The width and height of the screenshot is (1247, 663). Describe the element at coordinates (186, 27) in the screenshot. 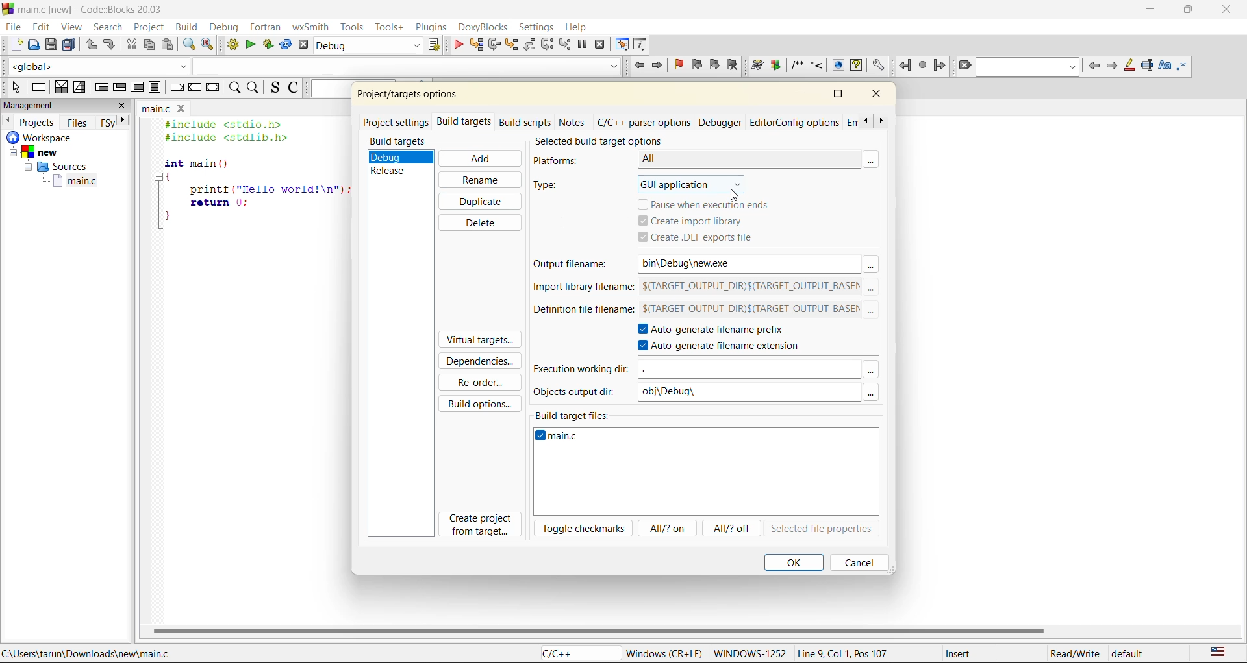

I see `build` at that location.